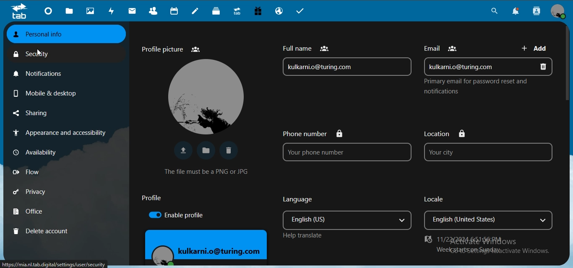 The image size is (573, 268). Describe the element at coordinates (471, 240) in the screenshot. I see `date and time` at that location.